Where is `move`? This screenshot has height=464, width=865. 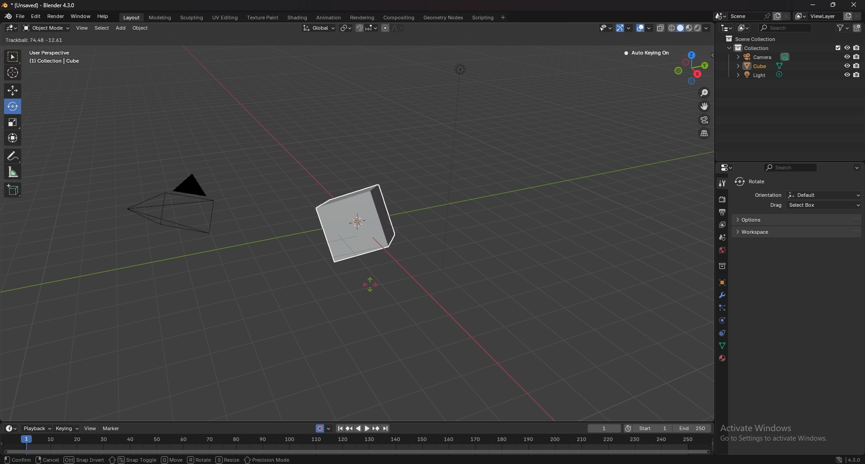
move is located at coordinates (705, 106).